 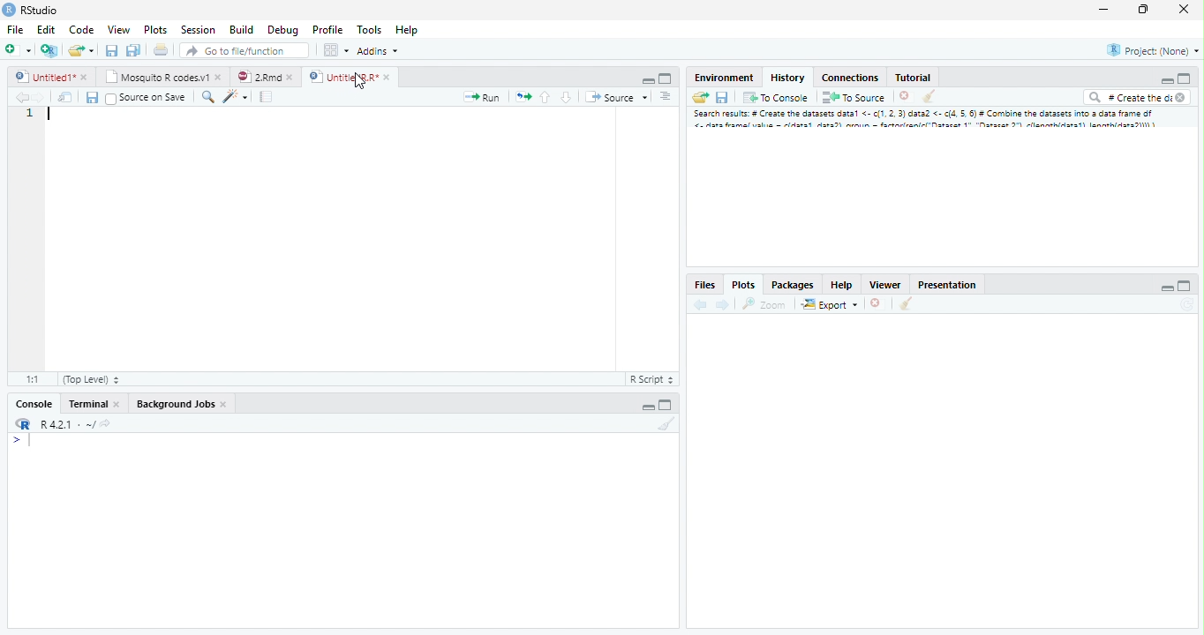 What do you see at coordinates (379, 52) in the screenshot?
I see `Addins` at bounding box center [379, 52].